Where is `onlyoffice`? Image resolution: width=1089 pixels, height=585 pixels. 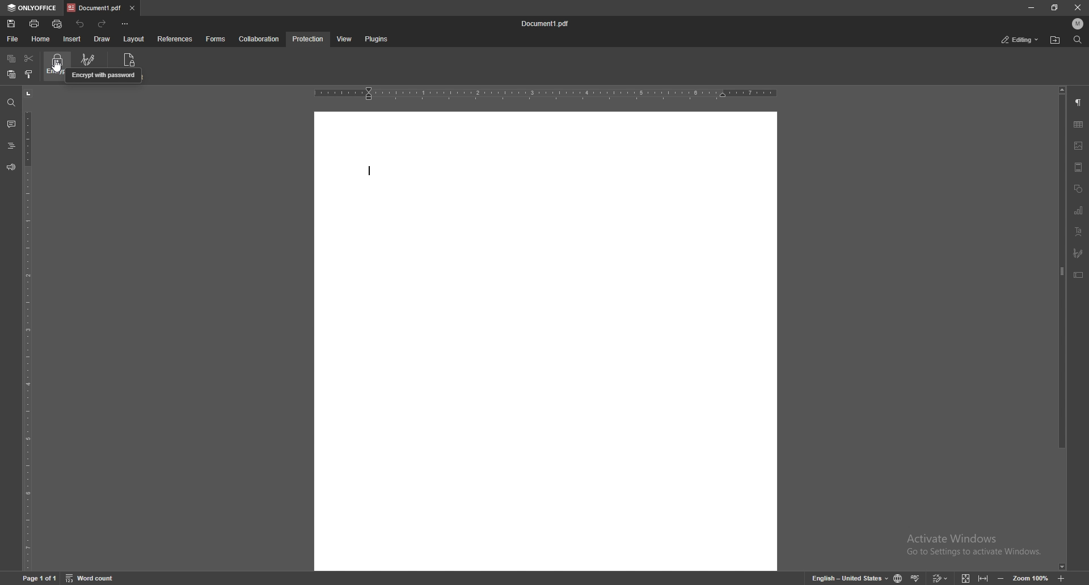
onlyoffice is located at coordinates (31, 8).